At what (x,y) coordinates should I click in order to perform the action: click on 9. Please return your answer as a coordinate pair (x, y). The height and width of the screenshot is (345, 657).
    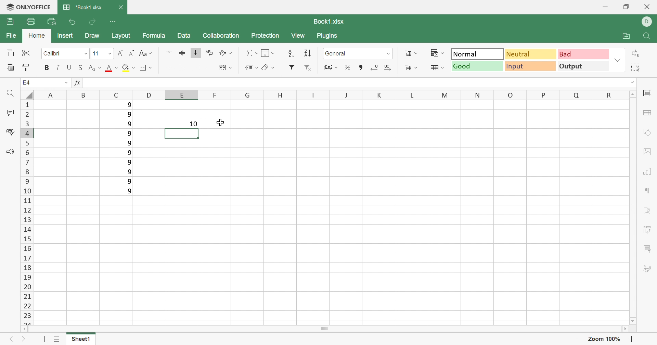
    Looking at the image, I should click on (129, 132).